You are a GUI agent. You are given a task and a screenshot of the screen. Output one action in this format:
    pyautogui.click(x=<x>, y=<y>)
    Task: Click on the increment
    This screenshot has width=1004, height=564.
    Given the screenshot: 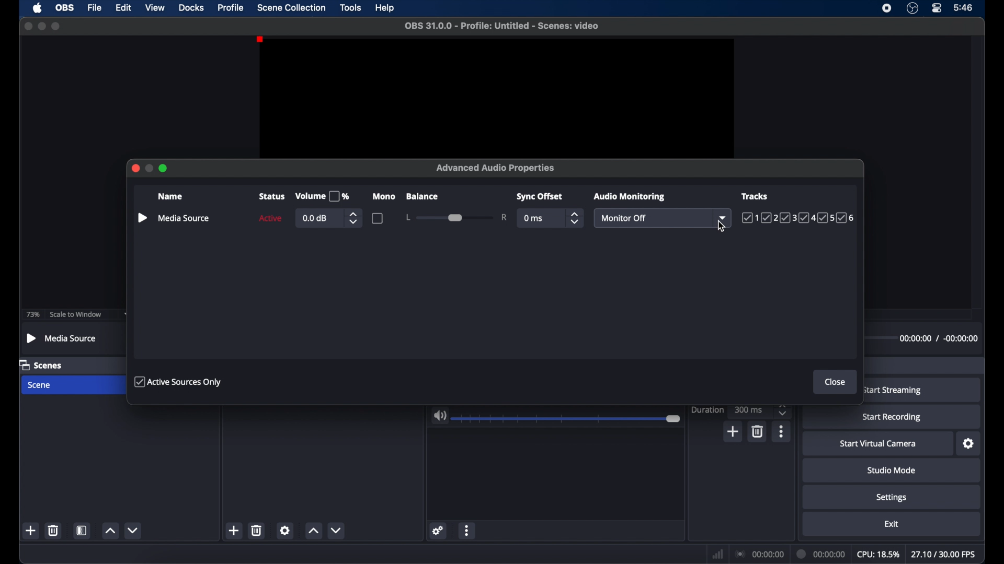 What is the action you would take?
    pyautogui.click(x=110, y=531)
    